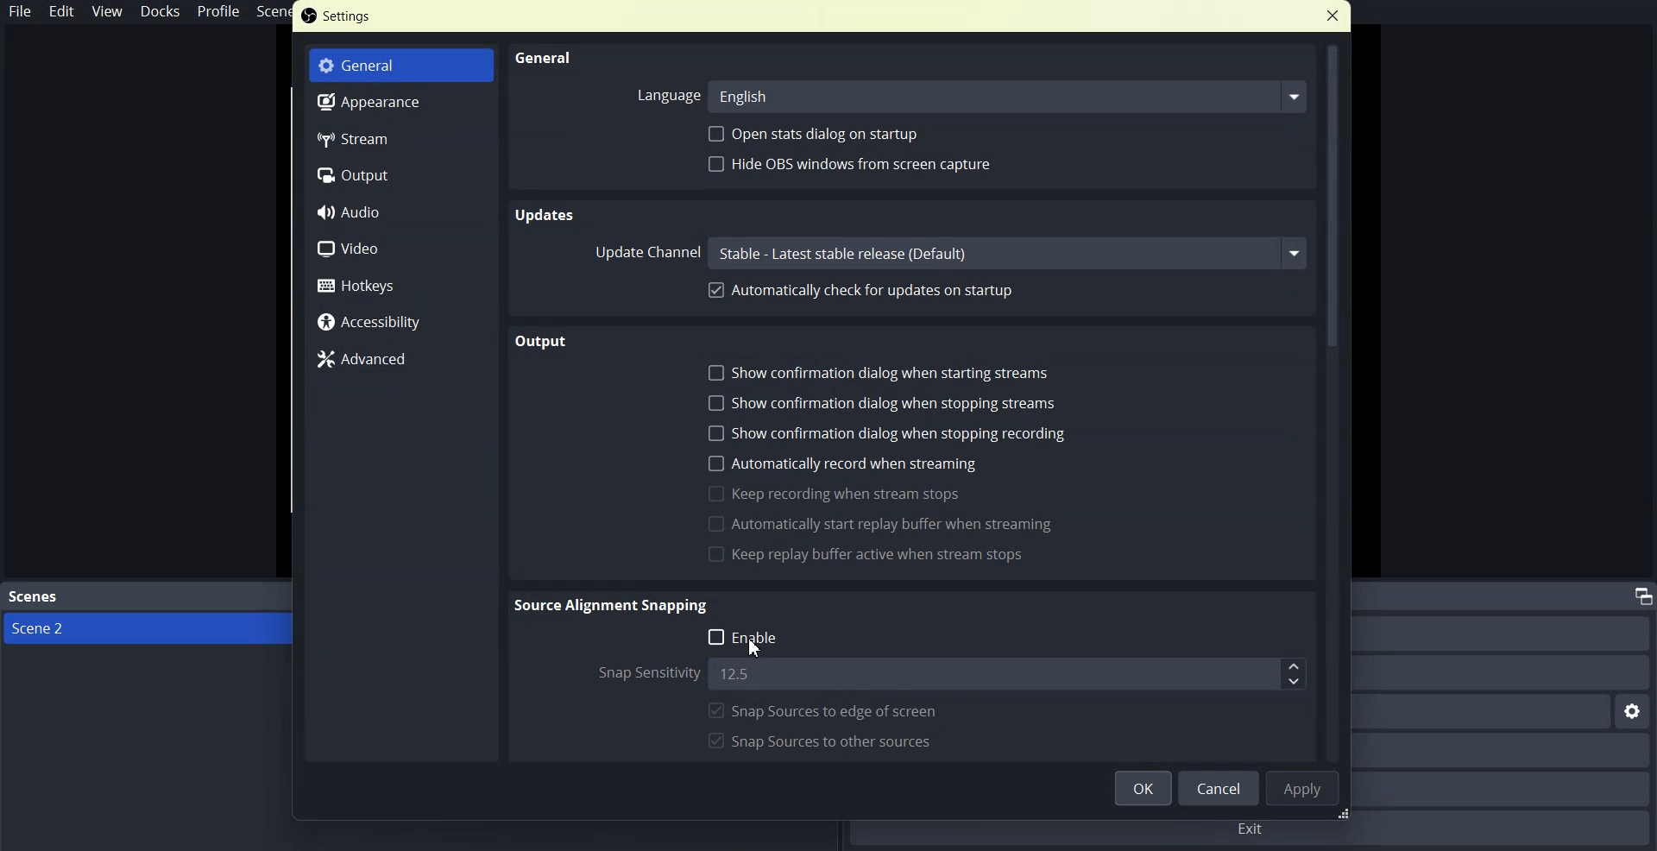 Image resolution: width=1657 pixels, height=851 pixels. Describe the element at coordinates (400, 358) in the screenshot. I see `Advanced` at that location.